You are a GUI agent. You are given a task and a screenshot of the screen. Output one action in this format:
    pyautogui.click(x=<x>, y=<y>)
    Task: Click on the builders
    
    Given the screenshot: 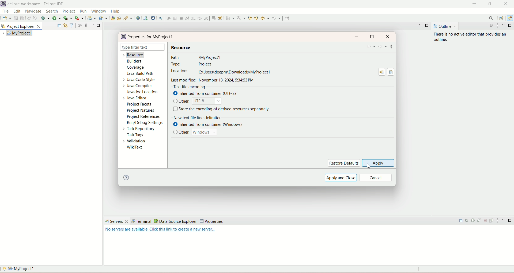 What is the action you would take?
    pyautogui.click(x=134, y=61)
    